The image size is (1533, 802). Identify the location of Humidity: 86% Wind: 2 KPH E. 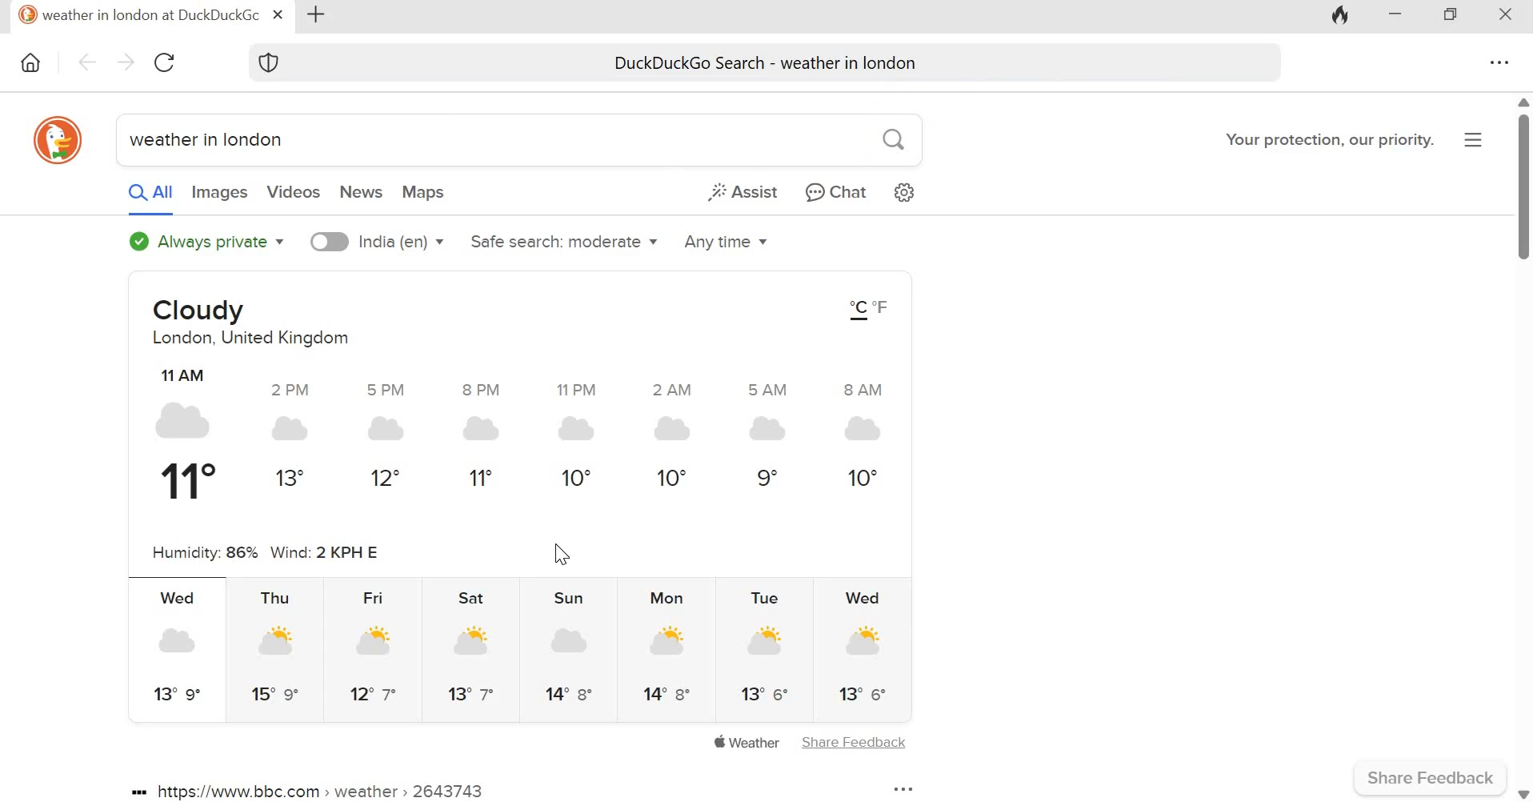
(266, 553).